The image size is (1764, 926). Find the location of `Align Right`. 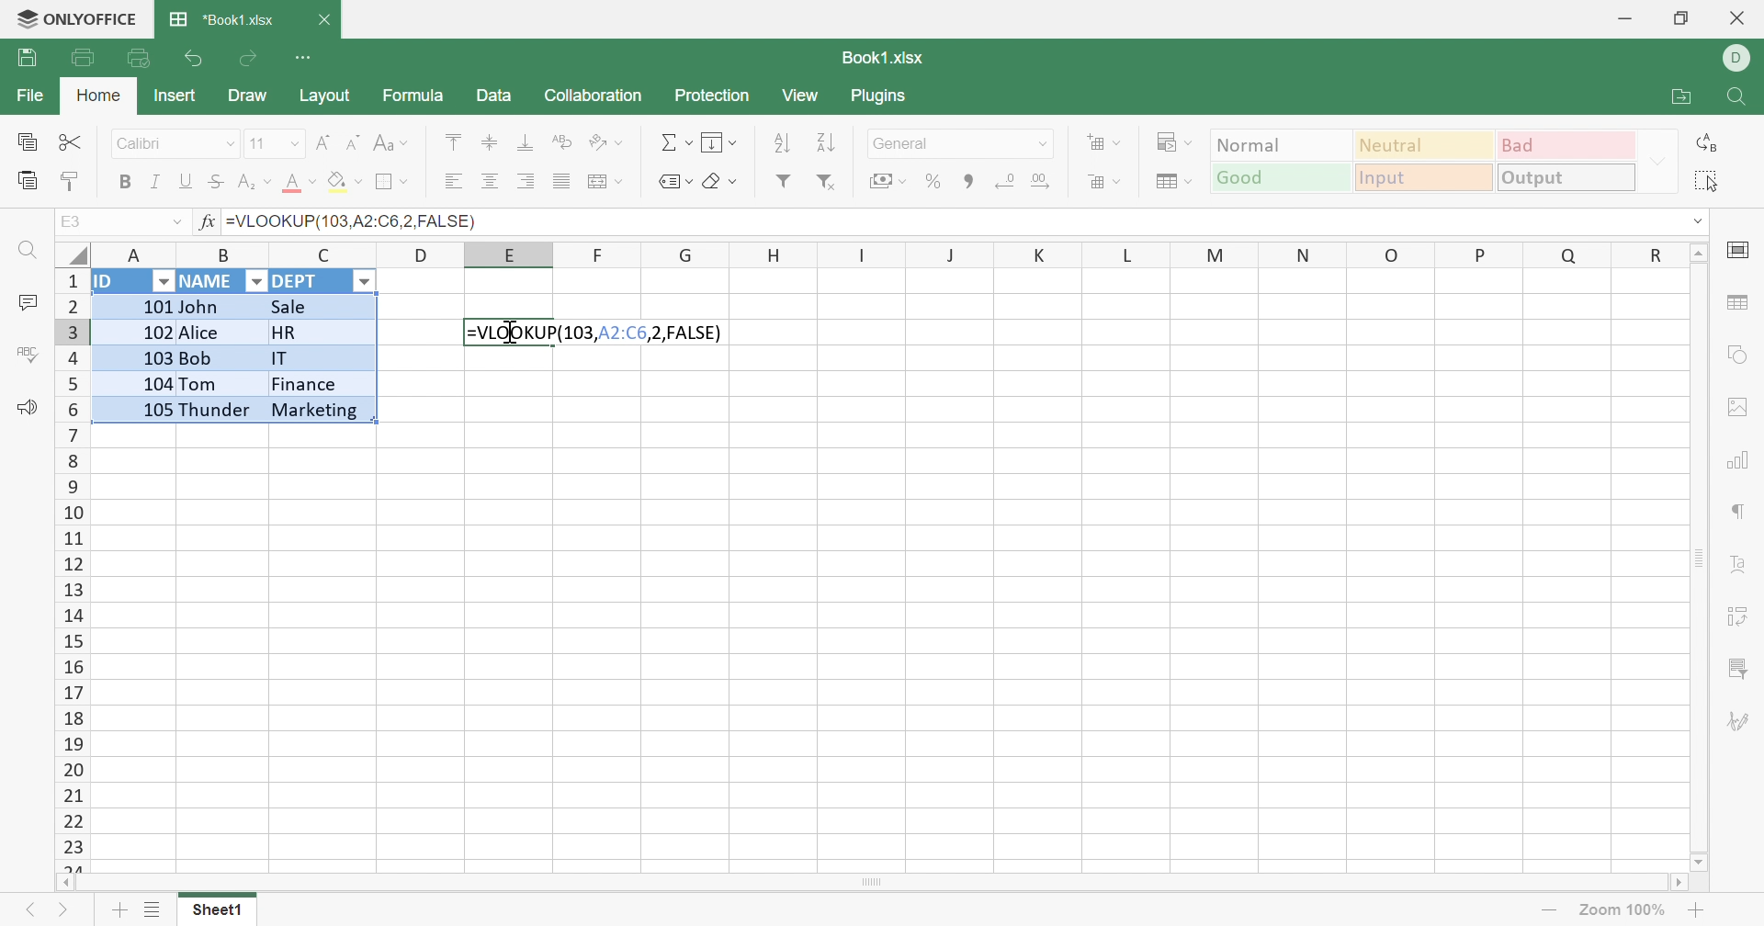

Align Right is located at coordinates (526, 181).